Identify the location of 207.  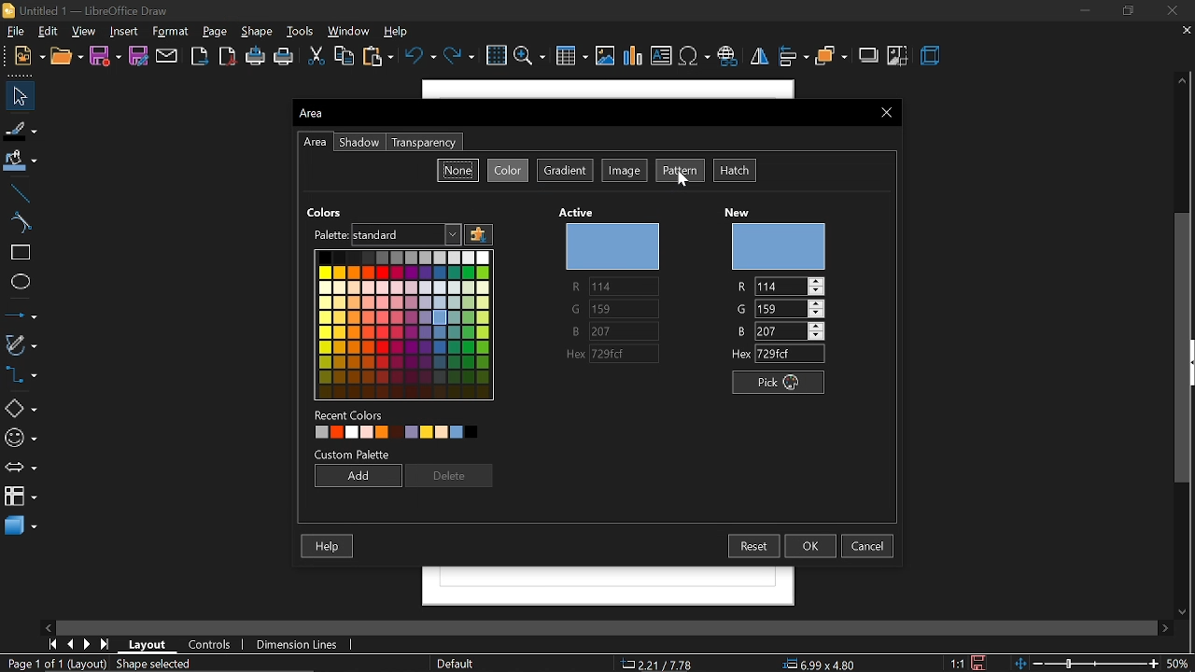
(789, 330).